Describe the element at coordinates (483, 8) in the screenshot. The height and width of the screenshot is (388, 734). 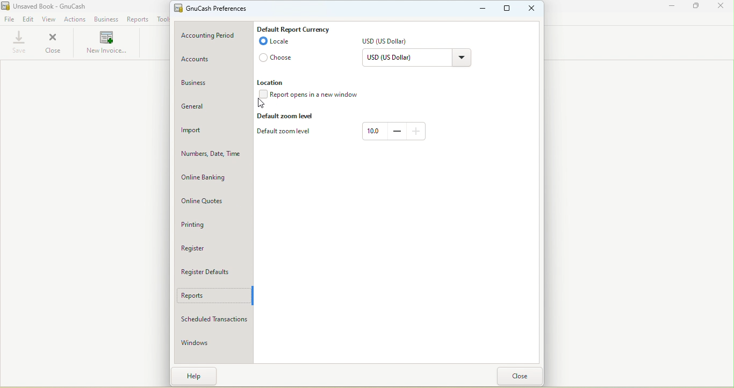
I see `Minimize` at that location.